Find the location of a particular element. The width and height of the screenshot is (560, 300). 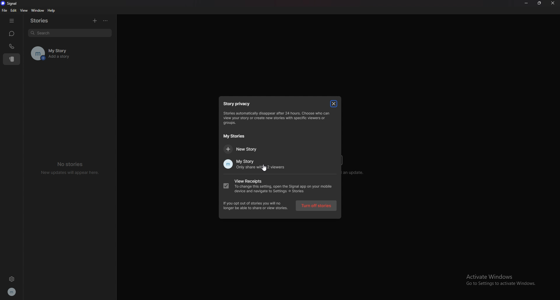

my story only share with 2 viewers is located at coordinates (256, 164).